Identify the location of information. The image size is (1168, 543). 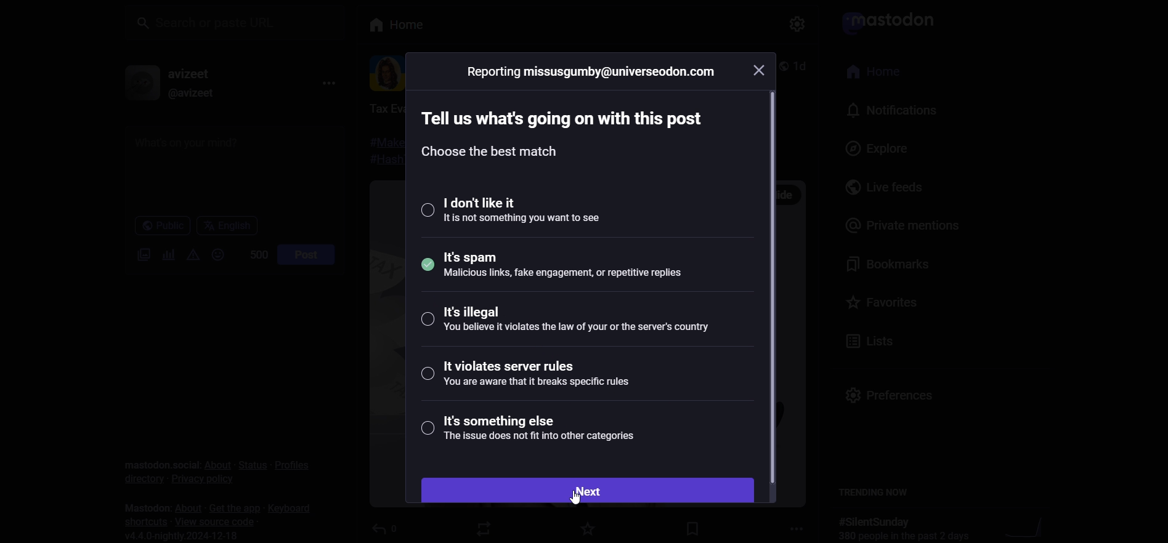
(591, 71).